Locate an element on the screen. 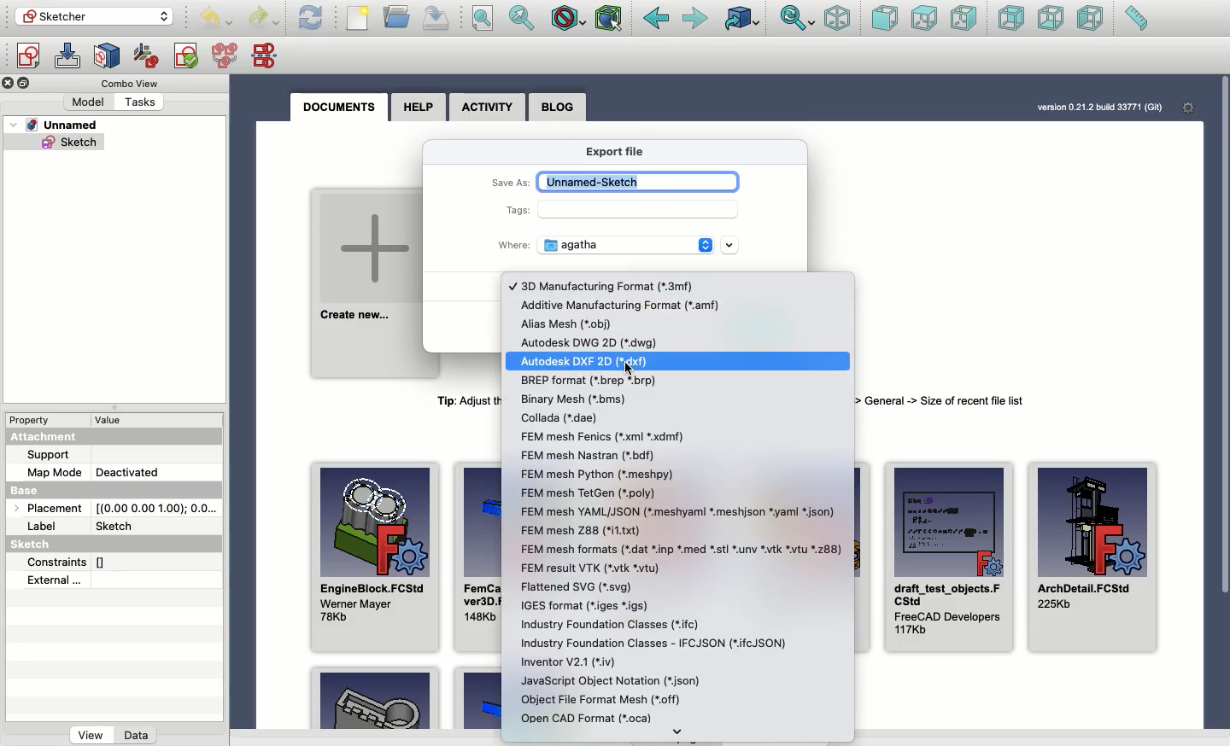 This screenshot has height=746, width=1230. .obj is located at coordinates (570, 323).